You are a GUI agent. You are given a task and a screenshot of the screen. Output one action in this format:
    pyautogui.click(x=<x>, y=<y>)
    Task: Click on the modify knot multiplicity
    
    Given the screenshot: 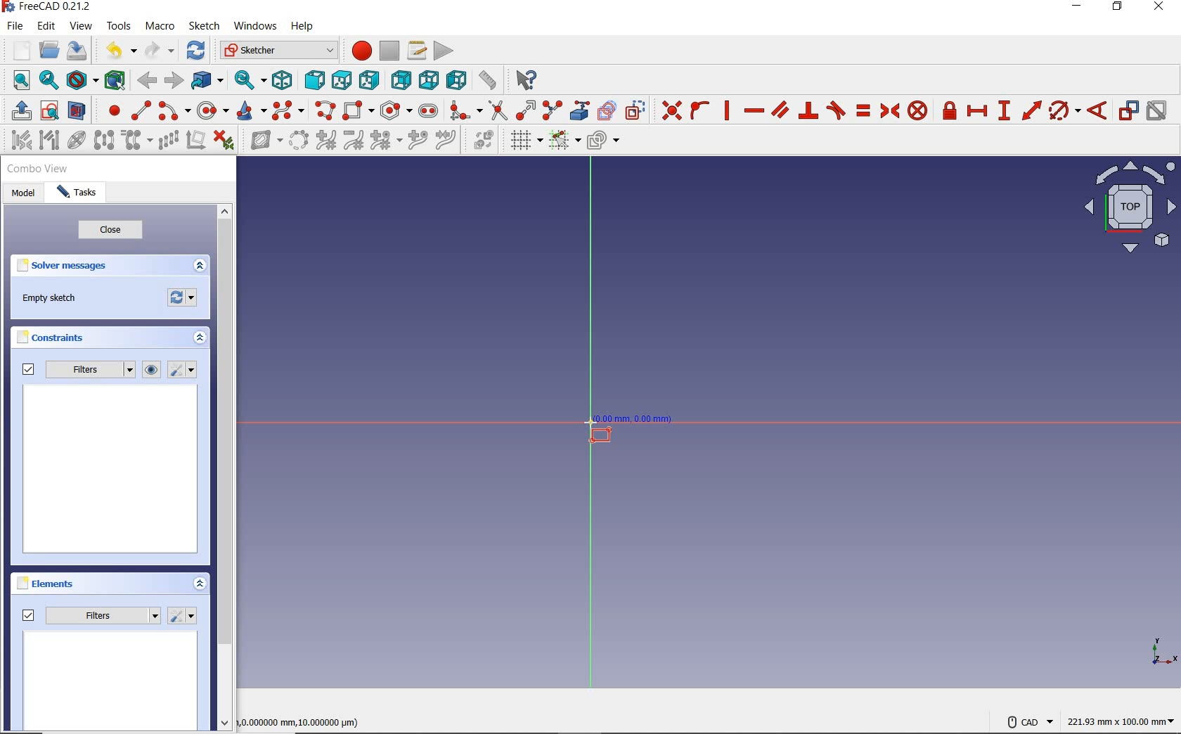 What is the action you would take?
    pyautogui.click(x=385, y=141)
    